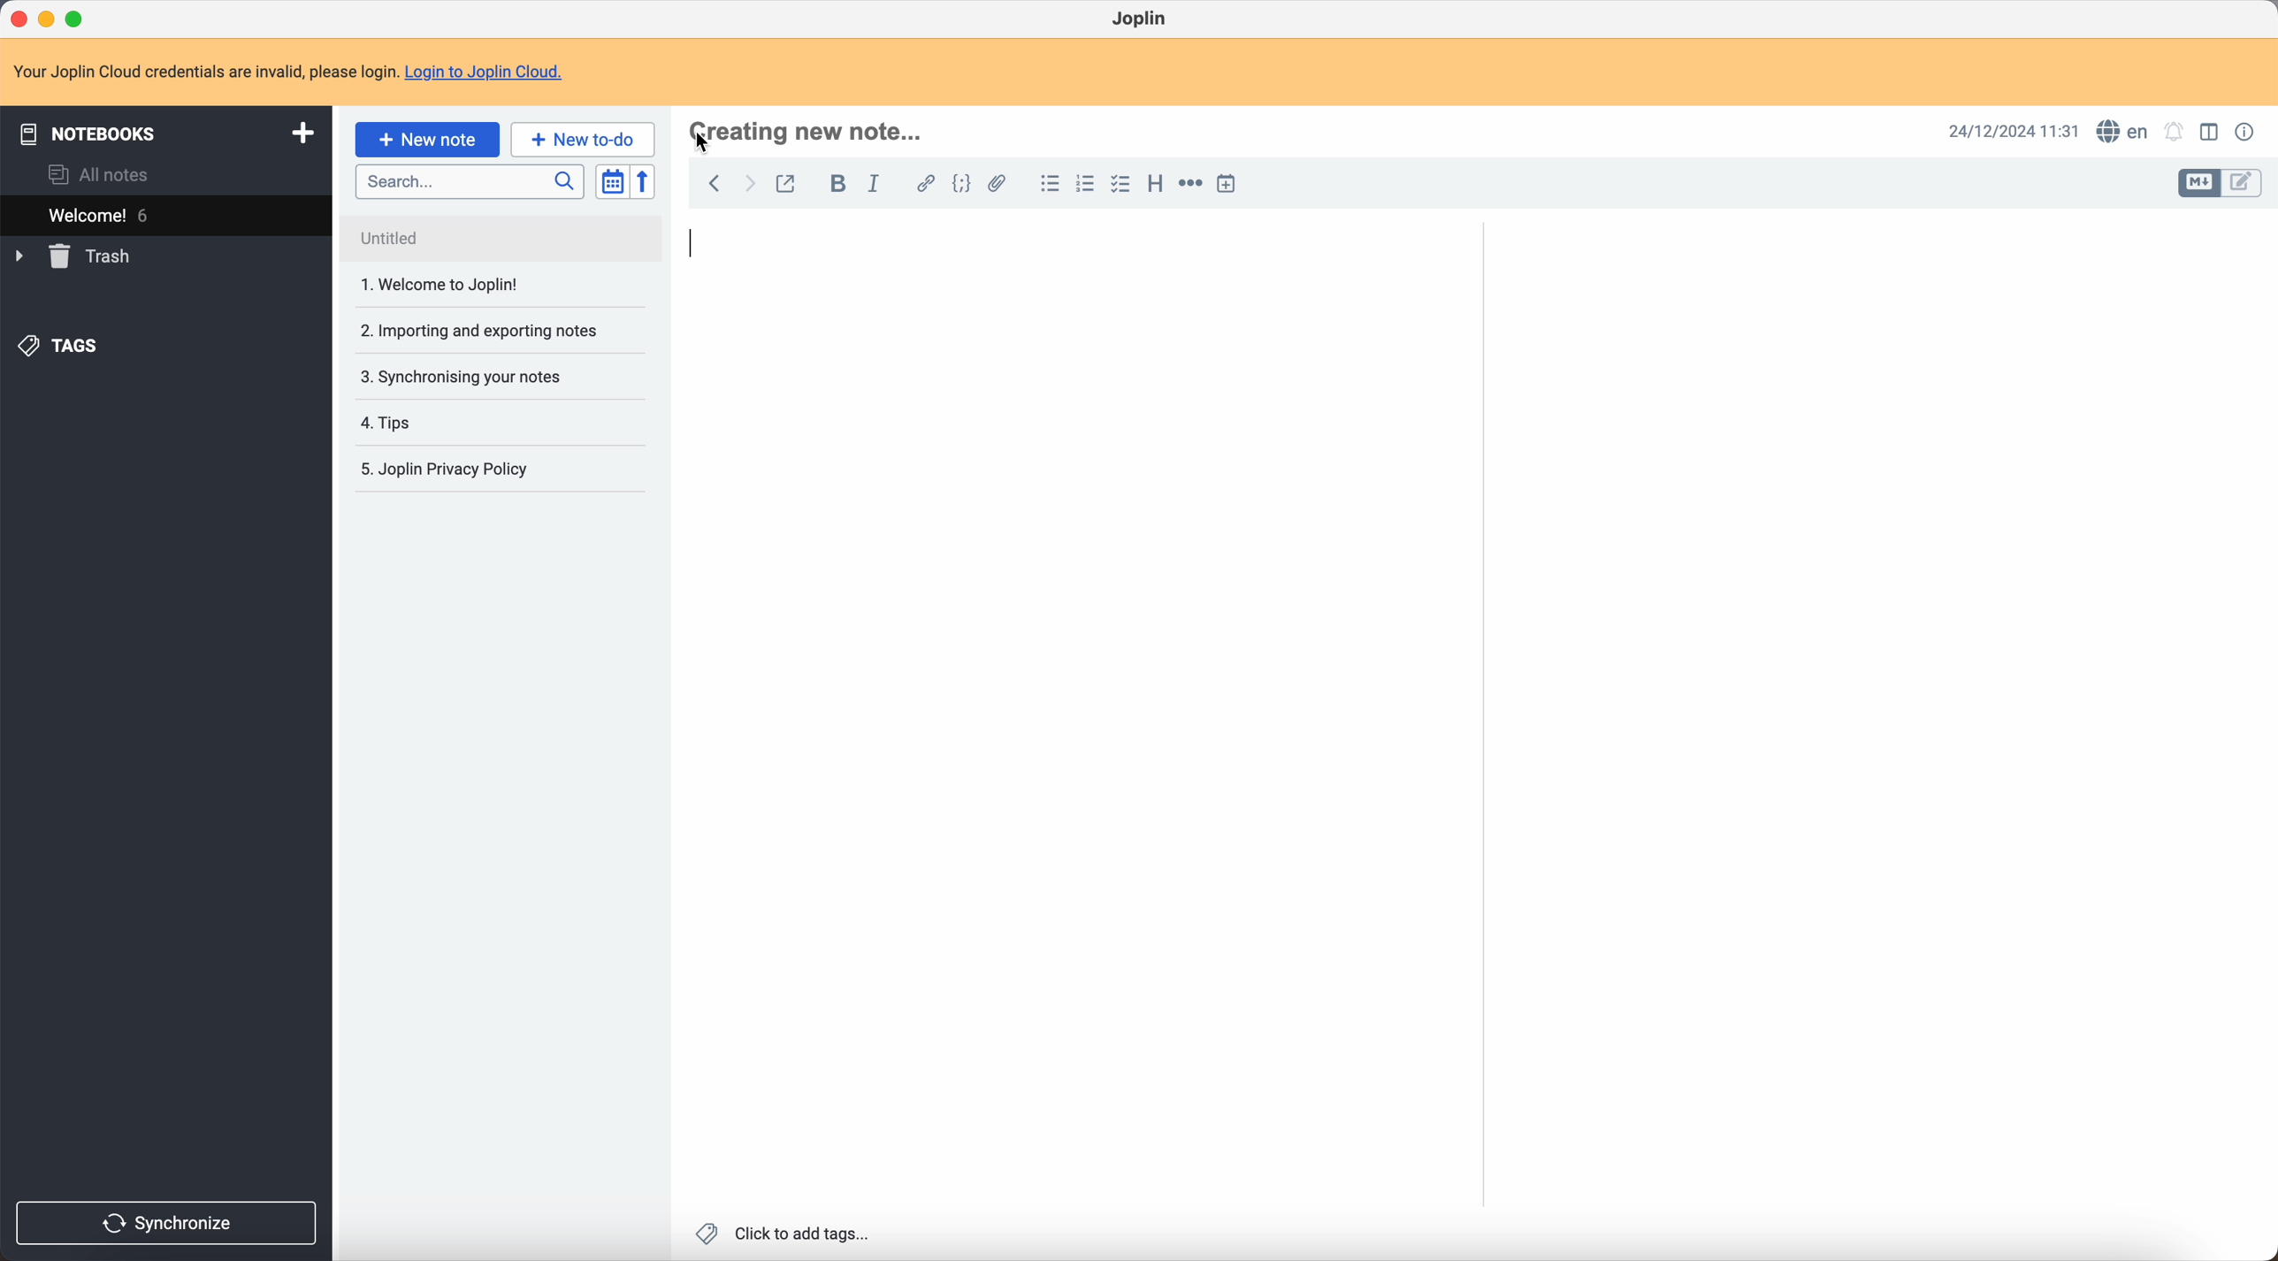 Image resolution: width=2278 pixels, height=1261 pixels. What do you see at coordinates (1474, 351) in the screenshot?
I see `scroll bar` at bounding box center [1474, 351].